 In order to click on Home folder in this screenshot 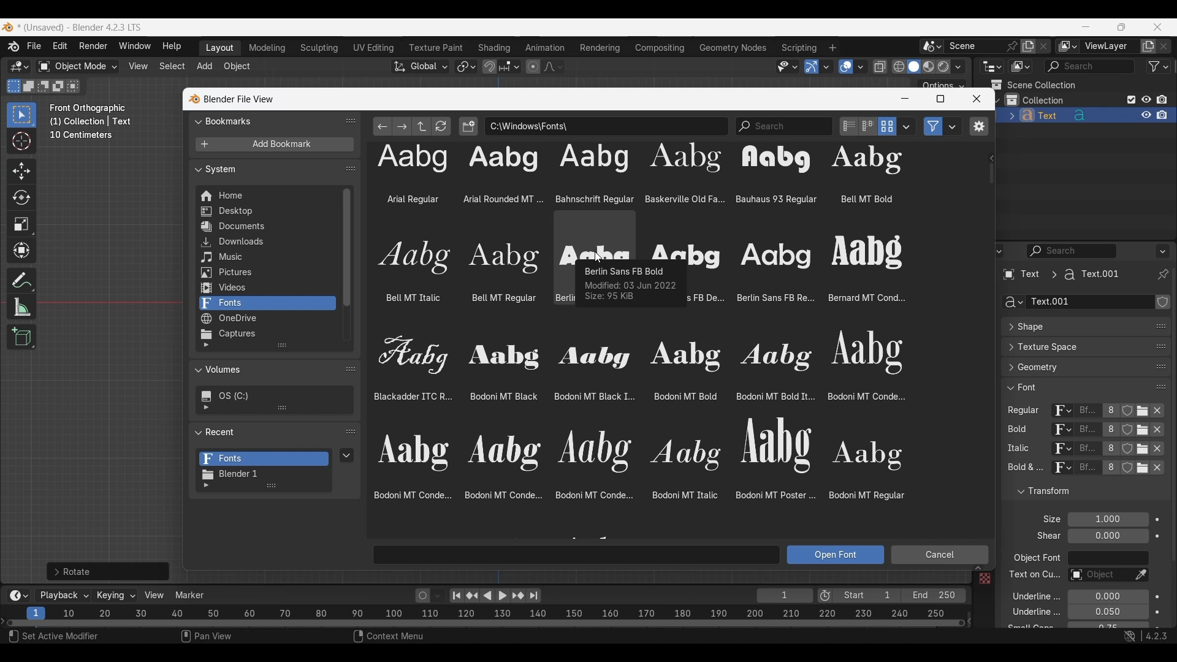, I will do `click(266, 196)`.